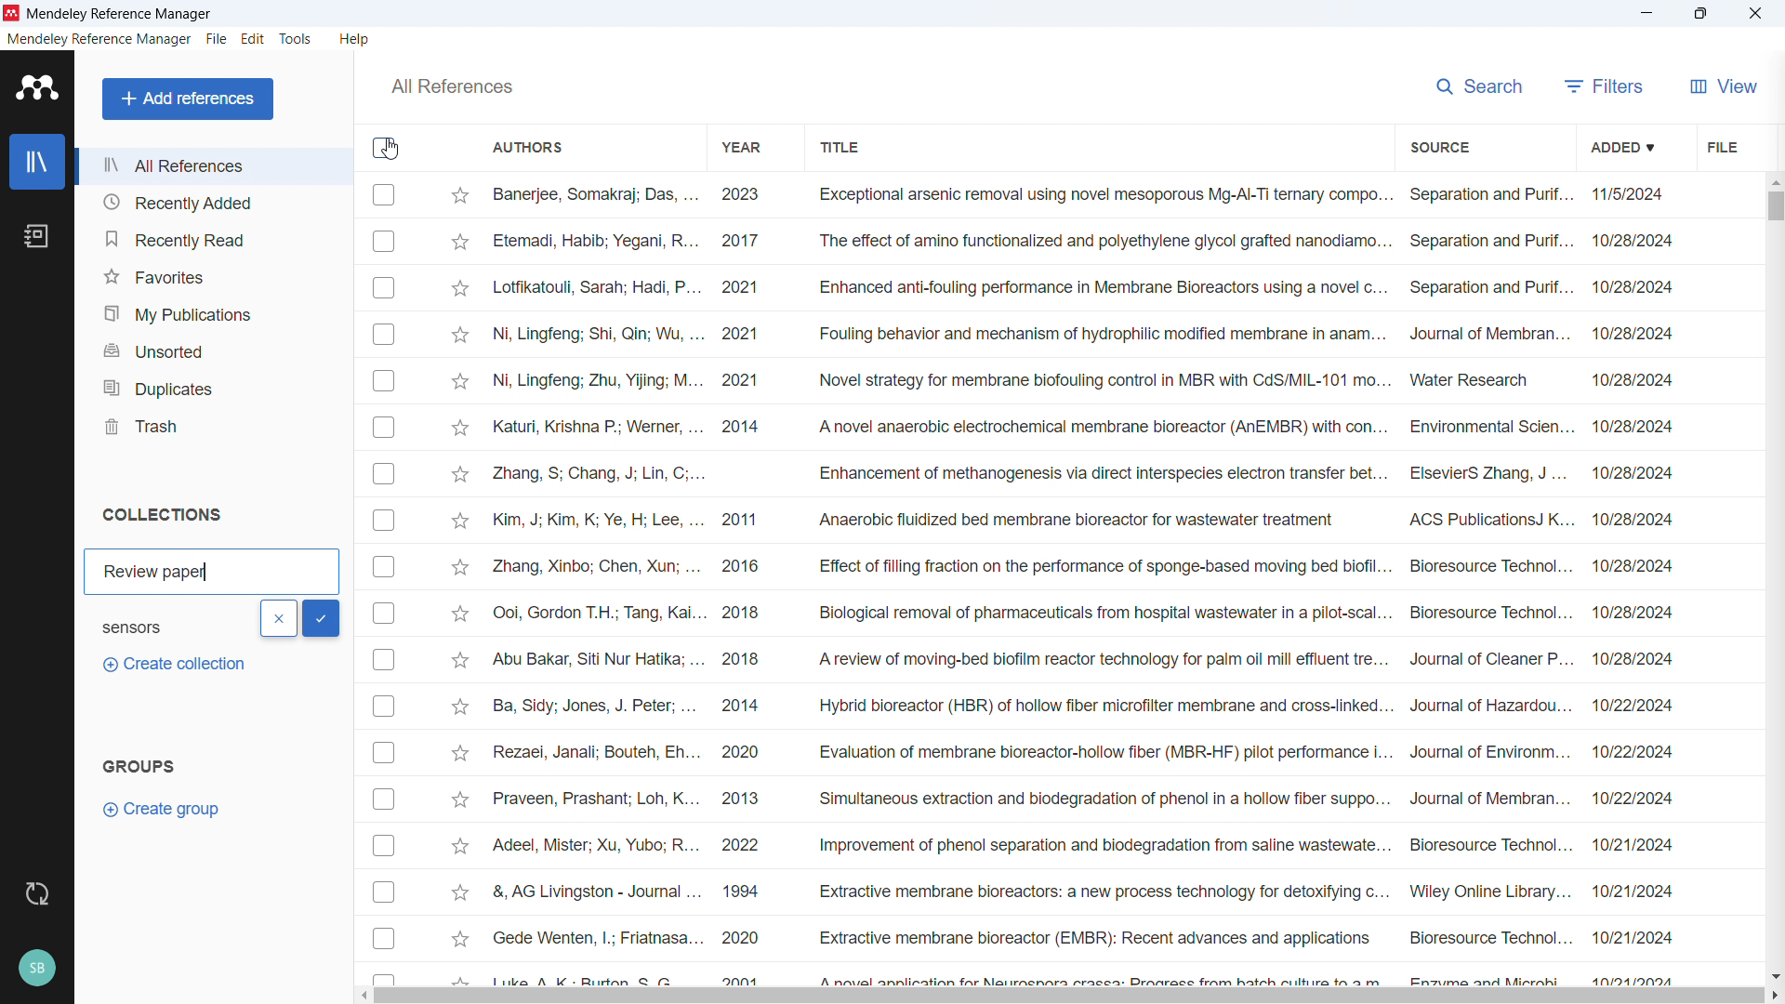 This screenshot has width=1785, height=1004. Describe the element at coordinates (1083, 612) in the screenshot. I see `Ooi, Gordon T.H.; Tang, Kai... 2018 Biological removal of pharmaceuticals from hospital wastewater in a pilot-scal... Bioresource Technol... 10/28/2024` at that location.